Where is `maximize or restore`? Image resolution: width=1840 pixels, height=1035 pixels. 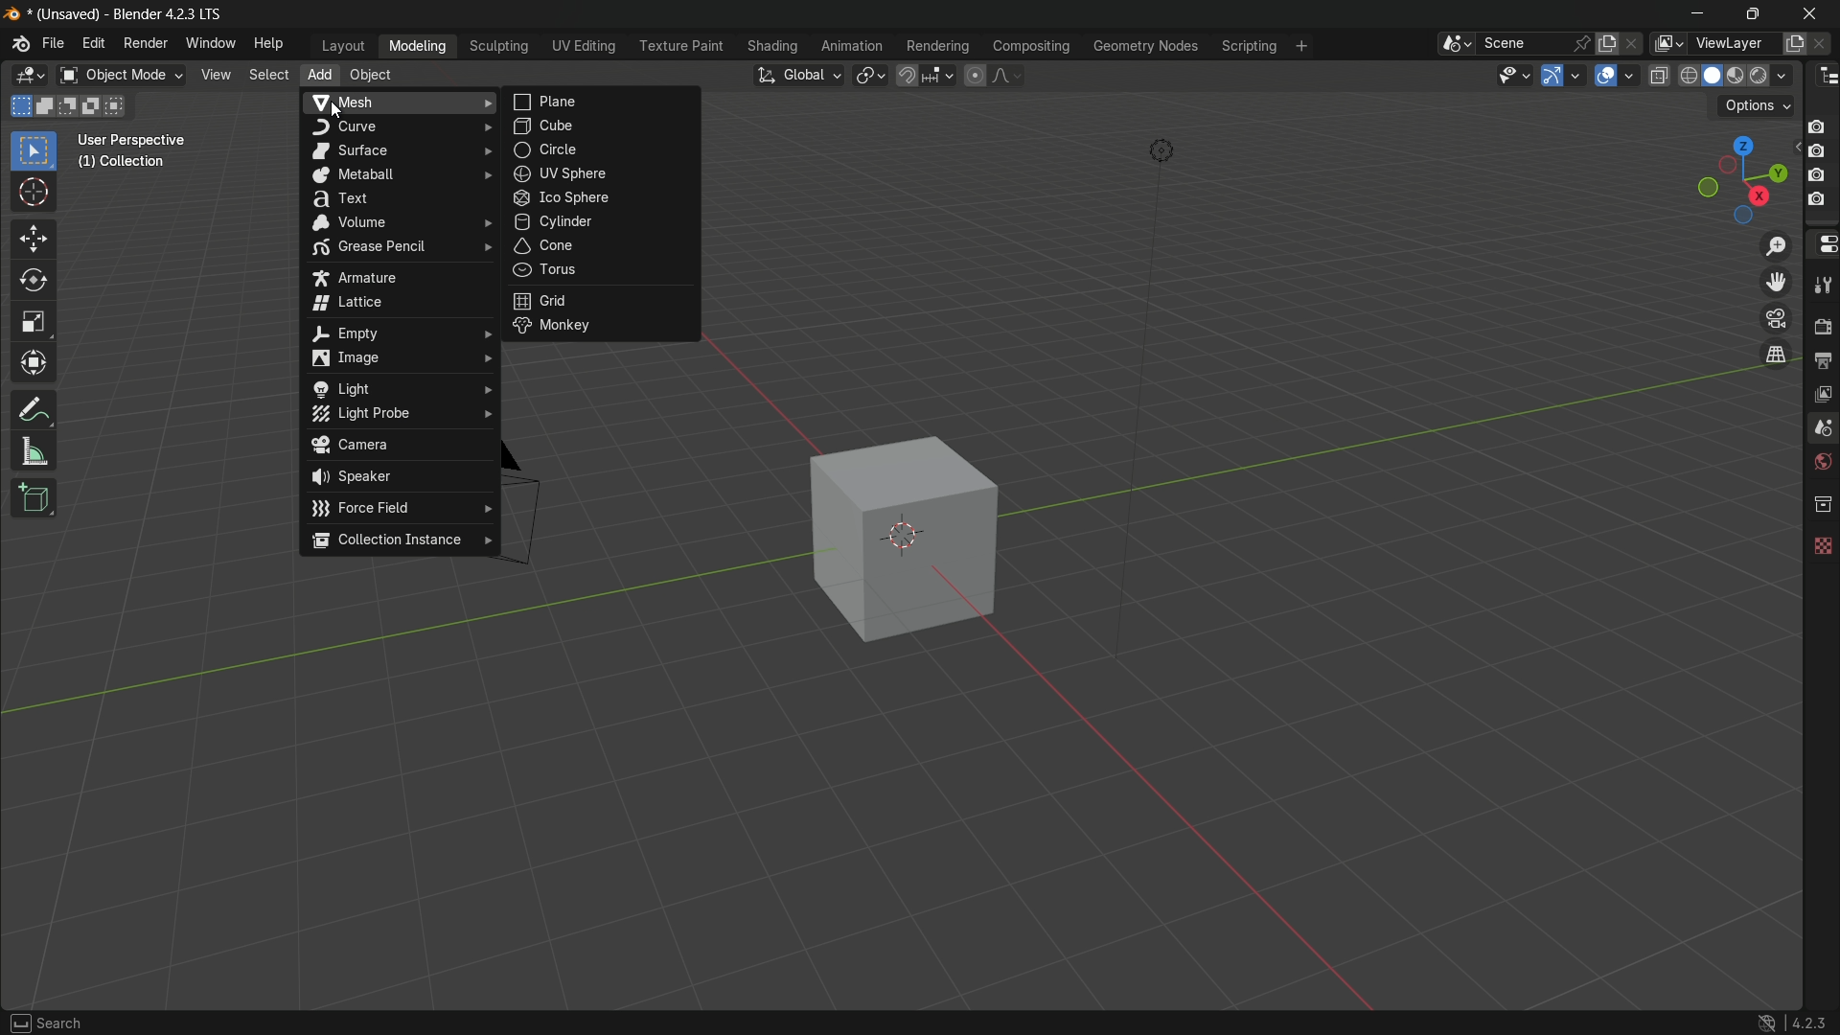 maximize or restore is located at coordinates (1755, 15).